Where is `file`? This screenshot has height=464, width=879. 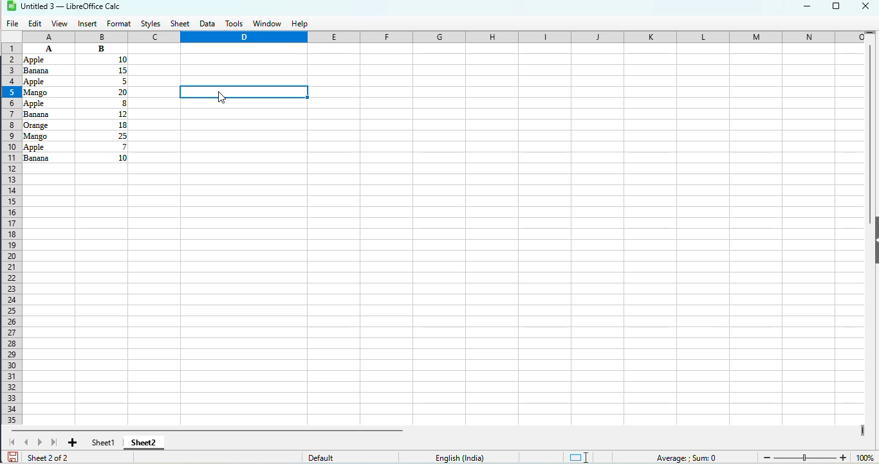 file is located at coordinates (12, 24).